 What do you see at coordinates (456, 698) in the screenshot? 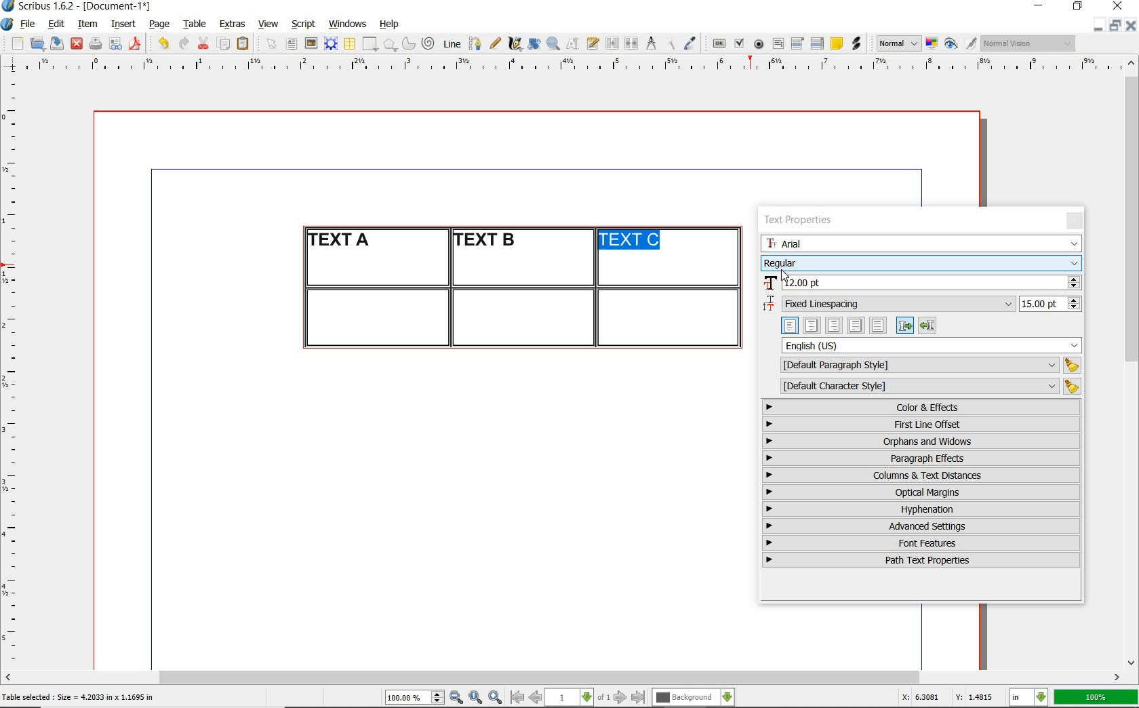
I see `zoom out` at bounding box center [456, 698].